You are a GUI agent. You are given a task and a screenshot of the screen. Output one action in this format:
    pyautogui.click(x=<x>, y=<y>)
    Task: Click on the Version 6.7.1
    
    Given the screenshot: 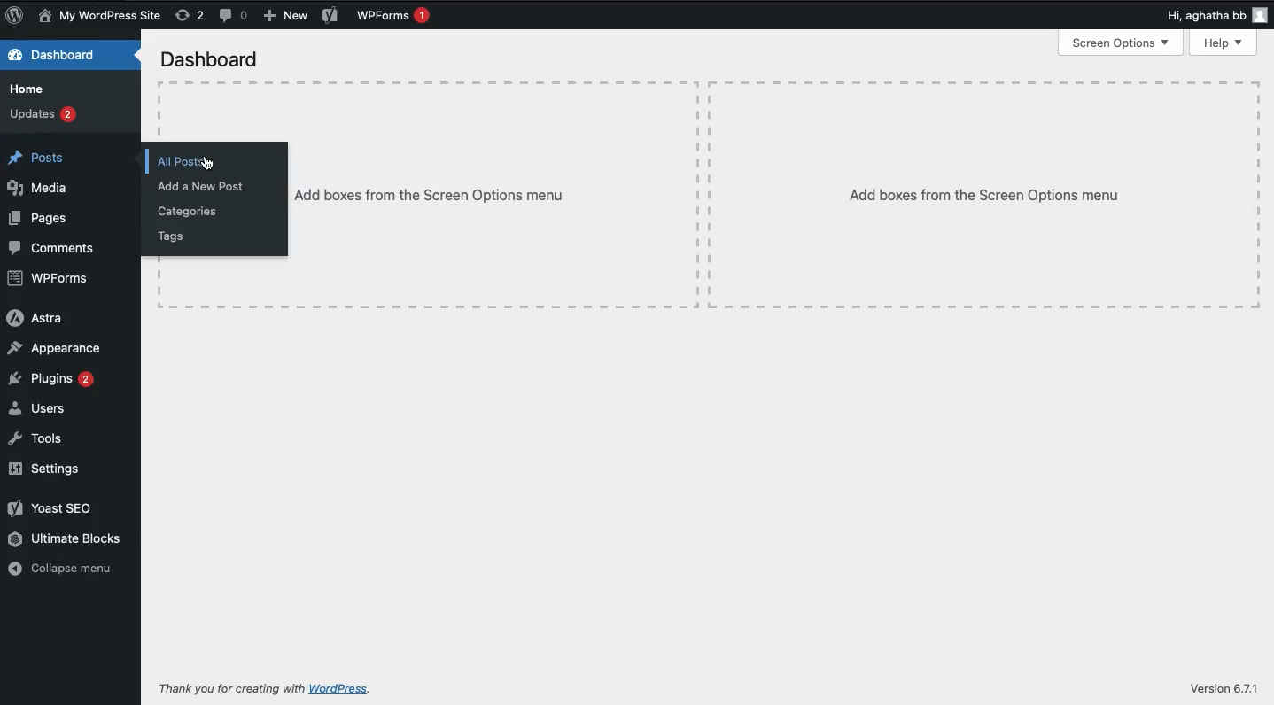 What is the action you would take?
    pyautogui.click(x=1224, y=689)
    